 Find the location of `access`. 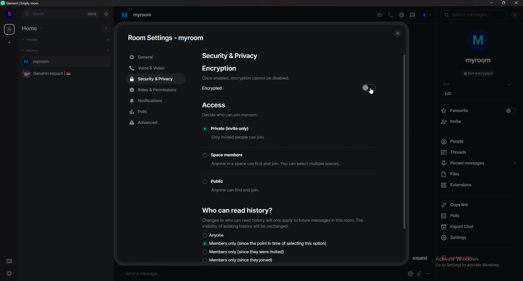

access is located at coordinates (215, 105).